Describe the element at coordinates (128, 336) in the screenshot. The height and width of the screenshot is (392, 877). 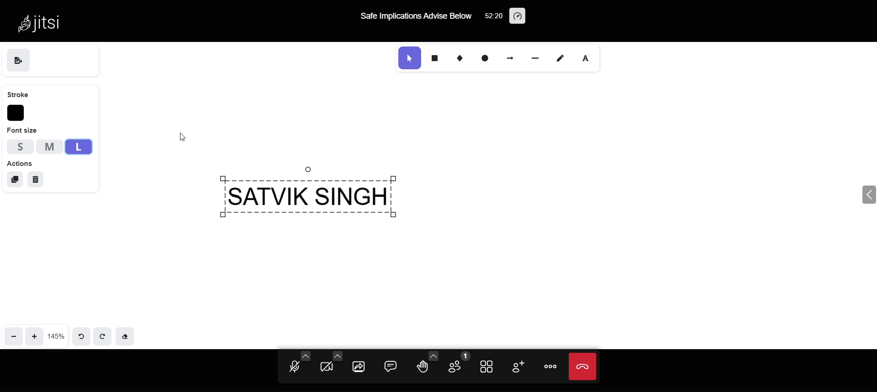
I see `eraser` at that location.